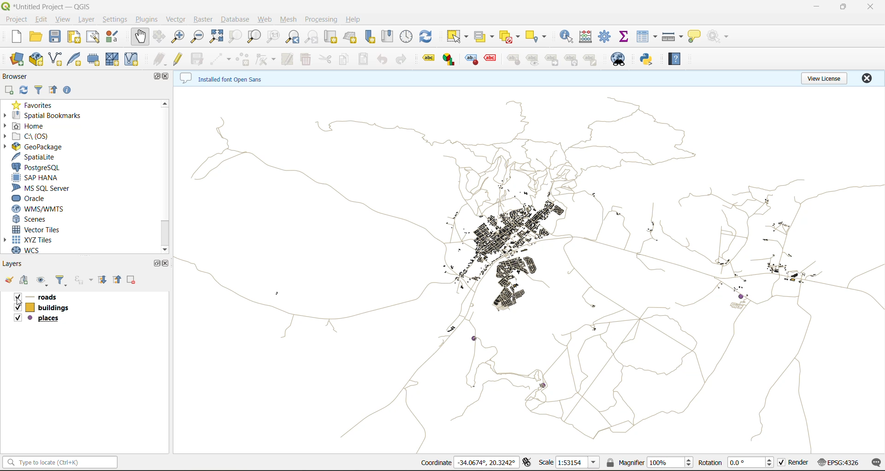  Describe the element at coordinates (484, 36) in the screenshot. I see `select value` at that location.